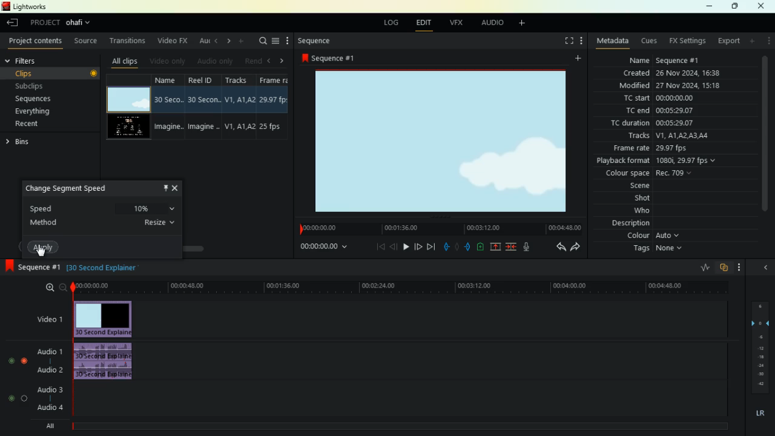 Image resolution: width=775 pixels, height=436 pixels. What do you see at coordinates (37, 111) in the screenshot?
I see `everything` at bounding box center [37, 111].